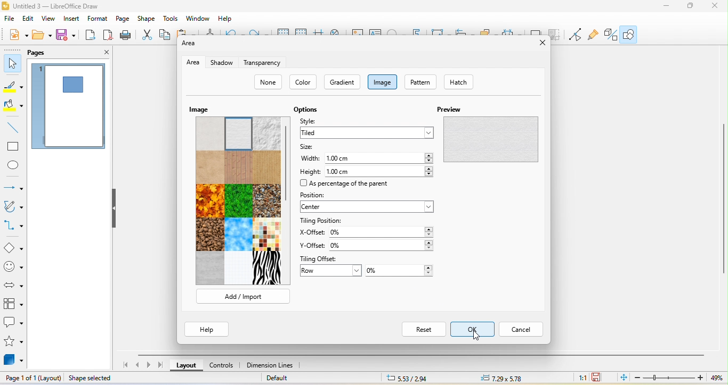  What do you see at coordinates (13, 185) in the screenshot?
I see `lines and arrow` at bounding box center [13, 185].